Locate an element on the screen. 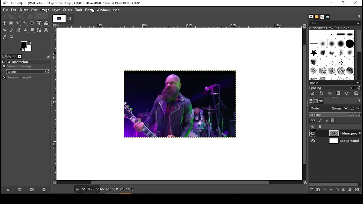 The width and height of the screenshot is (363, 204). spacing is located at coordinates (336, 88).